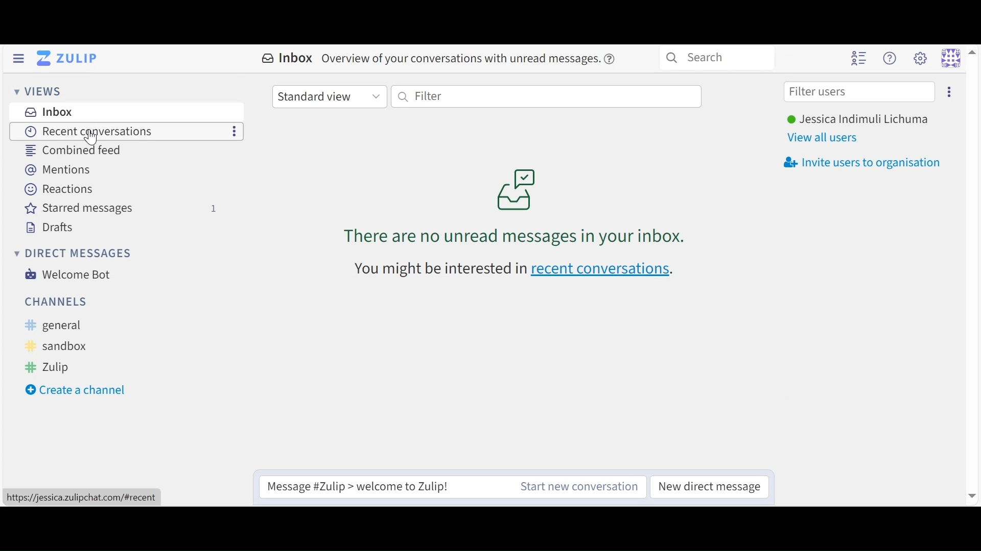 This screenshot has width=981, height=551. What do you see at coordinates (459, 59) in the screenshot?
I see `message` at bounding box center [459, 59].